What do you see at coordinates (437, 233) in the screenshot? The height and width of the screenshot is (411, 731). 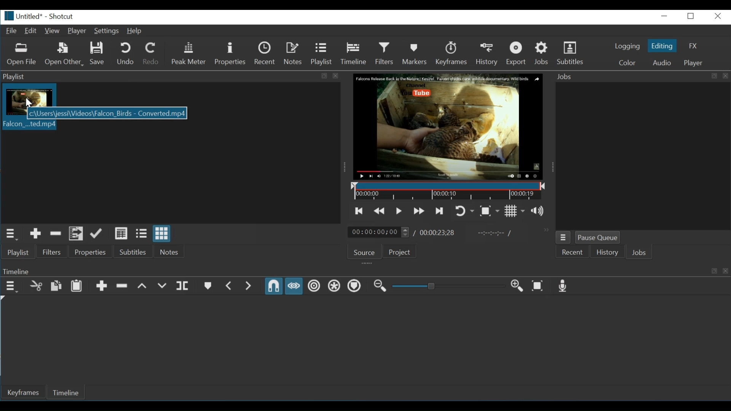 I see `Total Duration` at bounding box center [437, 233].